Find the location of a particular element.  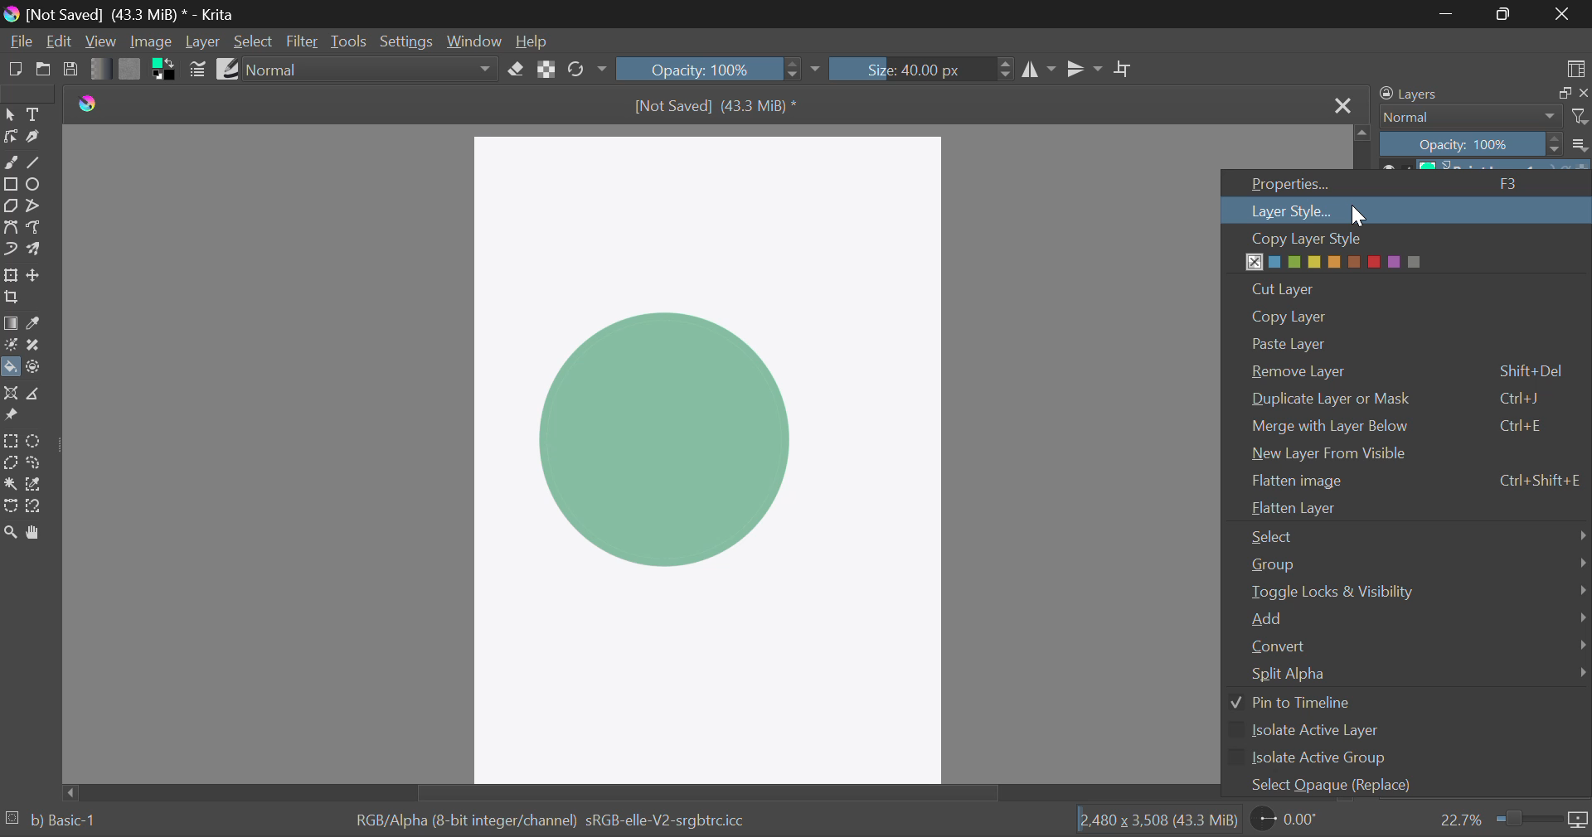

move left is located at coordinates (71, 791).